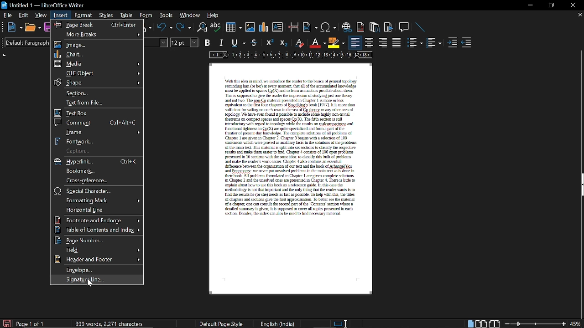  What do you see at coordinates (34, 323) in the screenshot?
I see ` page 1 of 1` at bounding box center [34, 323].